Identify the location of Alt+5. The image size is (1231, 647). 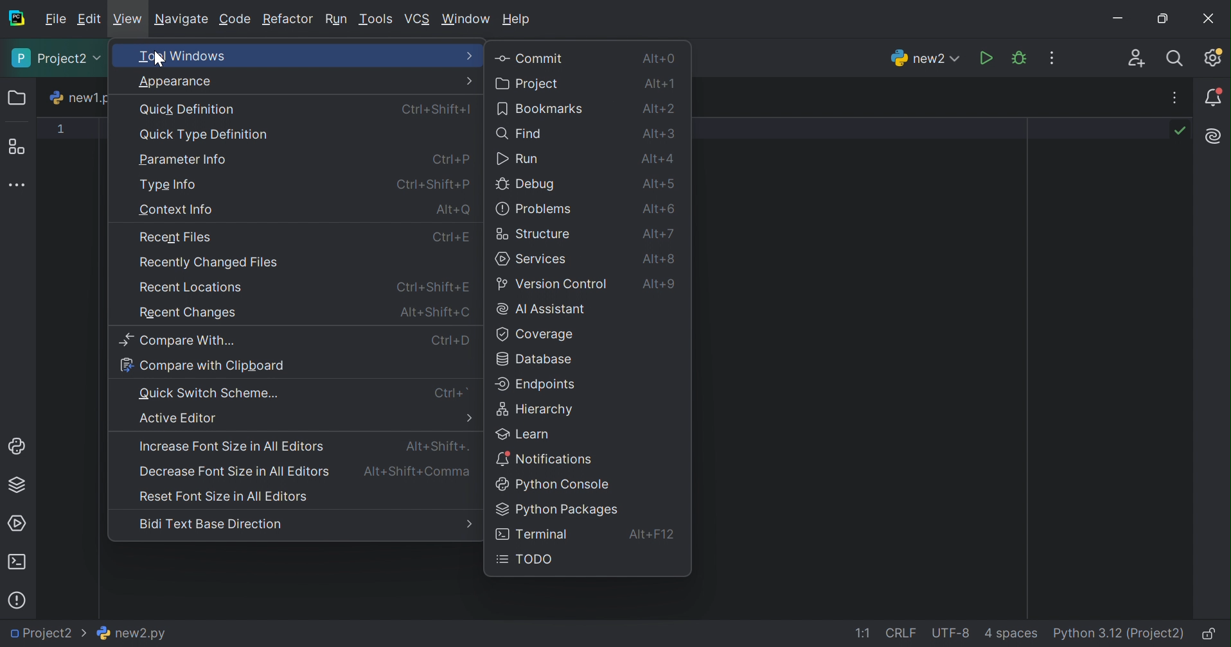
(661, 184).